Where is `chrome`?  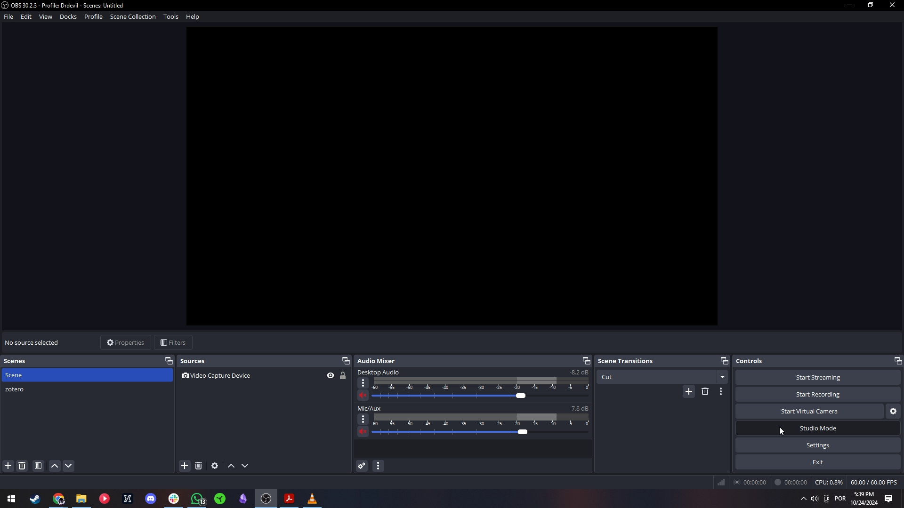 chrome is located at coordinates (59, 499).